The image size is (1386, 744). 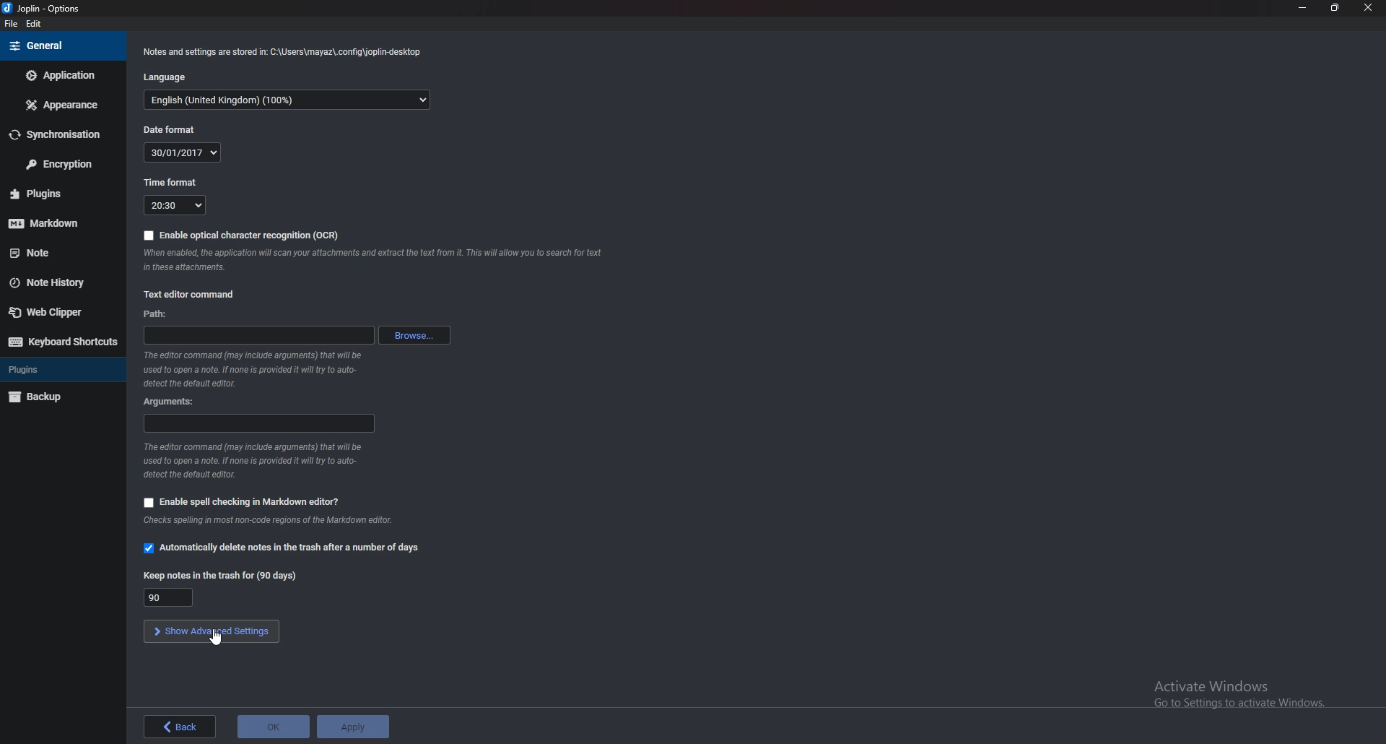 I want to click on activate windows, so click(x=1241, y=689).